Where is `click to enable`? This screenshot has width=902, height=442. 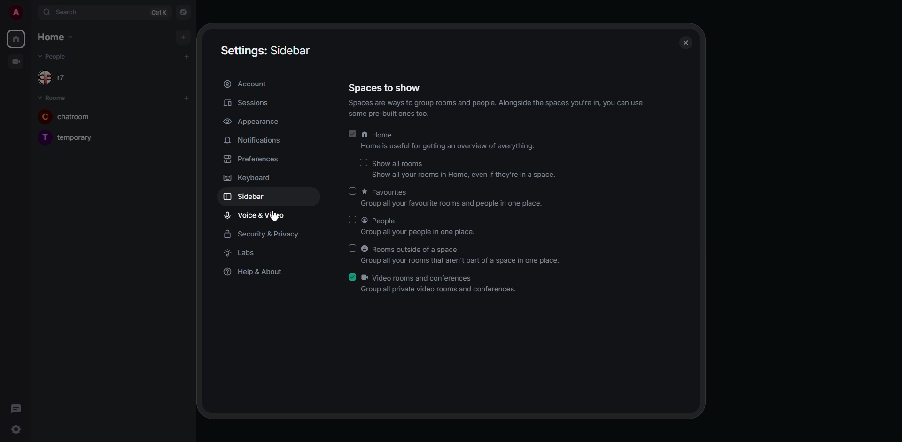 click to enable is located at coordinates (351, 220).